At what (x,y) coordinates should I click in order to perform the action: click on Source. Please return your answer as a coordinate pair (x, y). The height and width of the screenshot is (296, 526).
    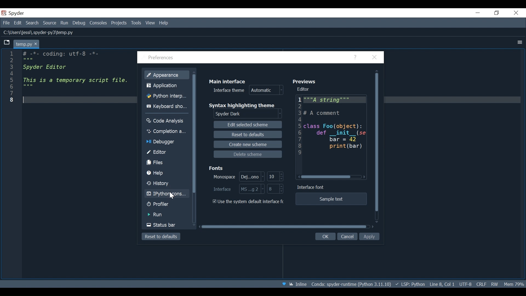
    Looking at the image, I should click on (48, 23).